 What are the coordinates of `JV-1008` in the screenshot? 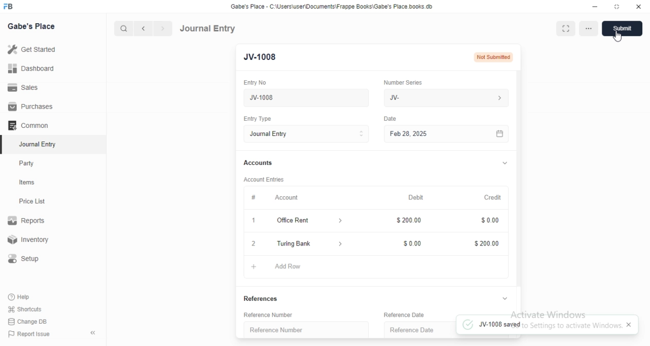 It's located at (259, 57).